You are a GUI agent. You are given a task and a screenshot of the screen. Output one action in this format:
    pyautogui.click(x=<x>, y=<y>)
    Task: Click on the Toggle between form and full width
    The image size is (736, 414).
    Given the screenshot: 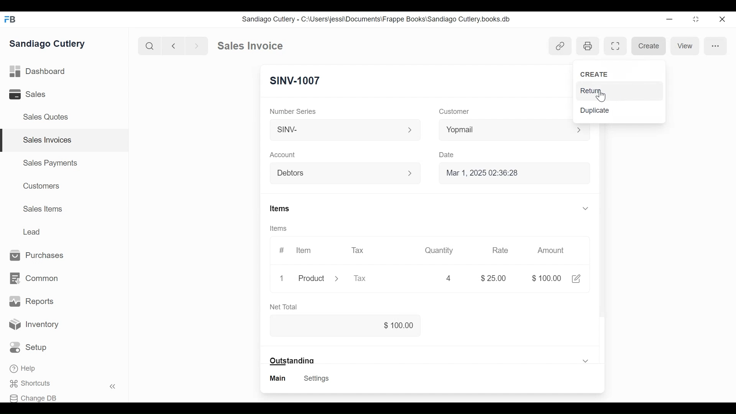 What is the action you would take?
    pyautogui.click(x=616, y=46)
    